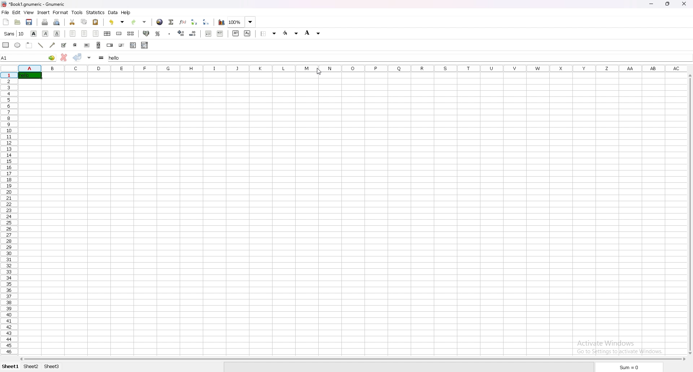  Describe the element at coordinates (14, 33) in the screenshot. I see `font` at that location.